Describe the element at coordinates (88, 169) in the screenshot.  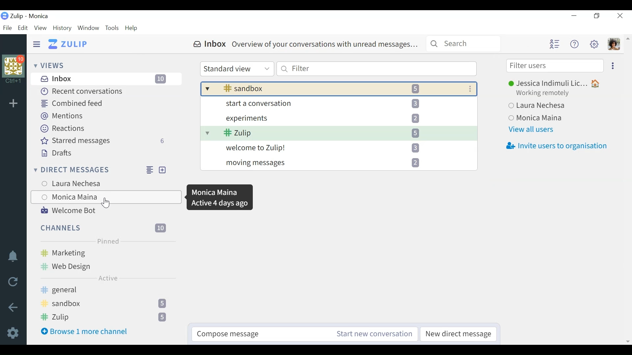
I see `Direct messages` at that location.